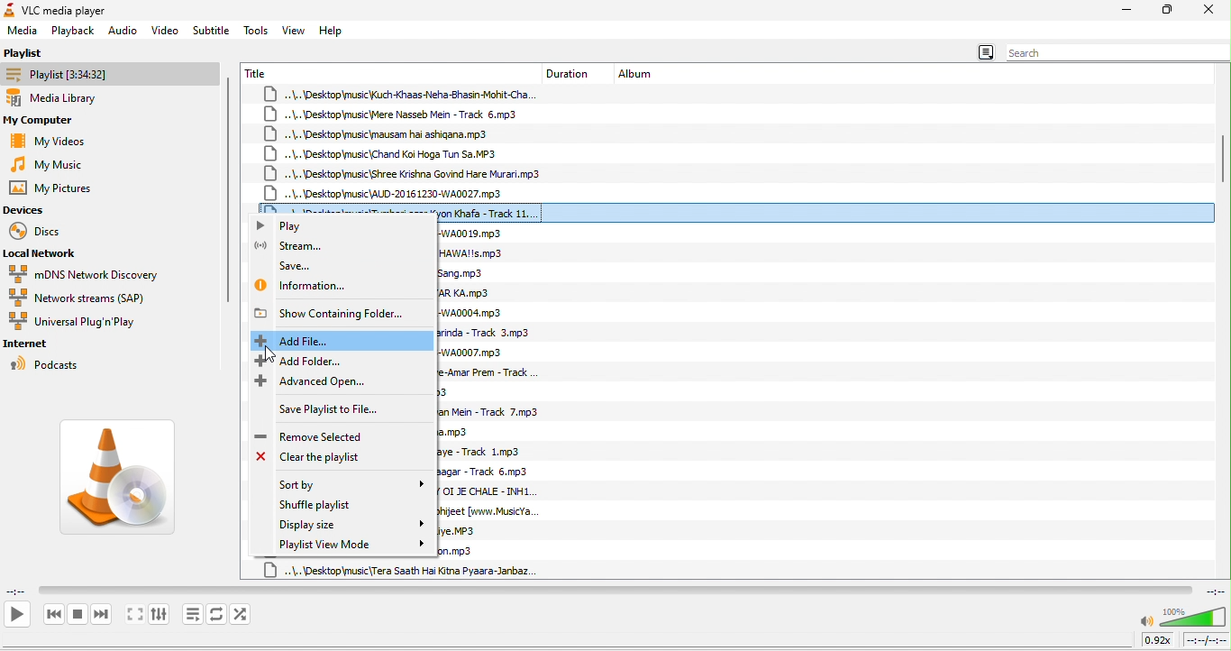 This screenshot has height=651, width=1231. What do you see at coordinates (126, 482) in the screenshot?
I see `vlc media image` at bounding box center [126, 482].